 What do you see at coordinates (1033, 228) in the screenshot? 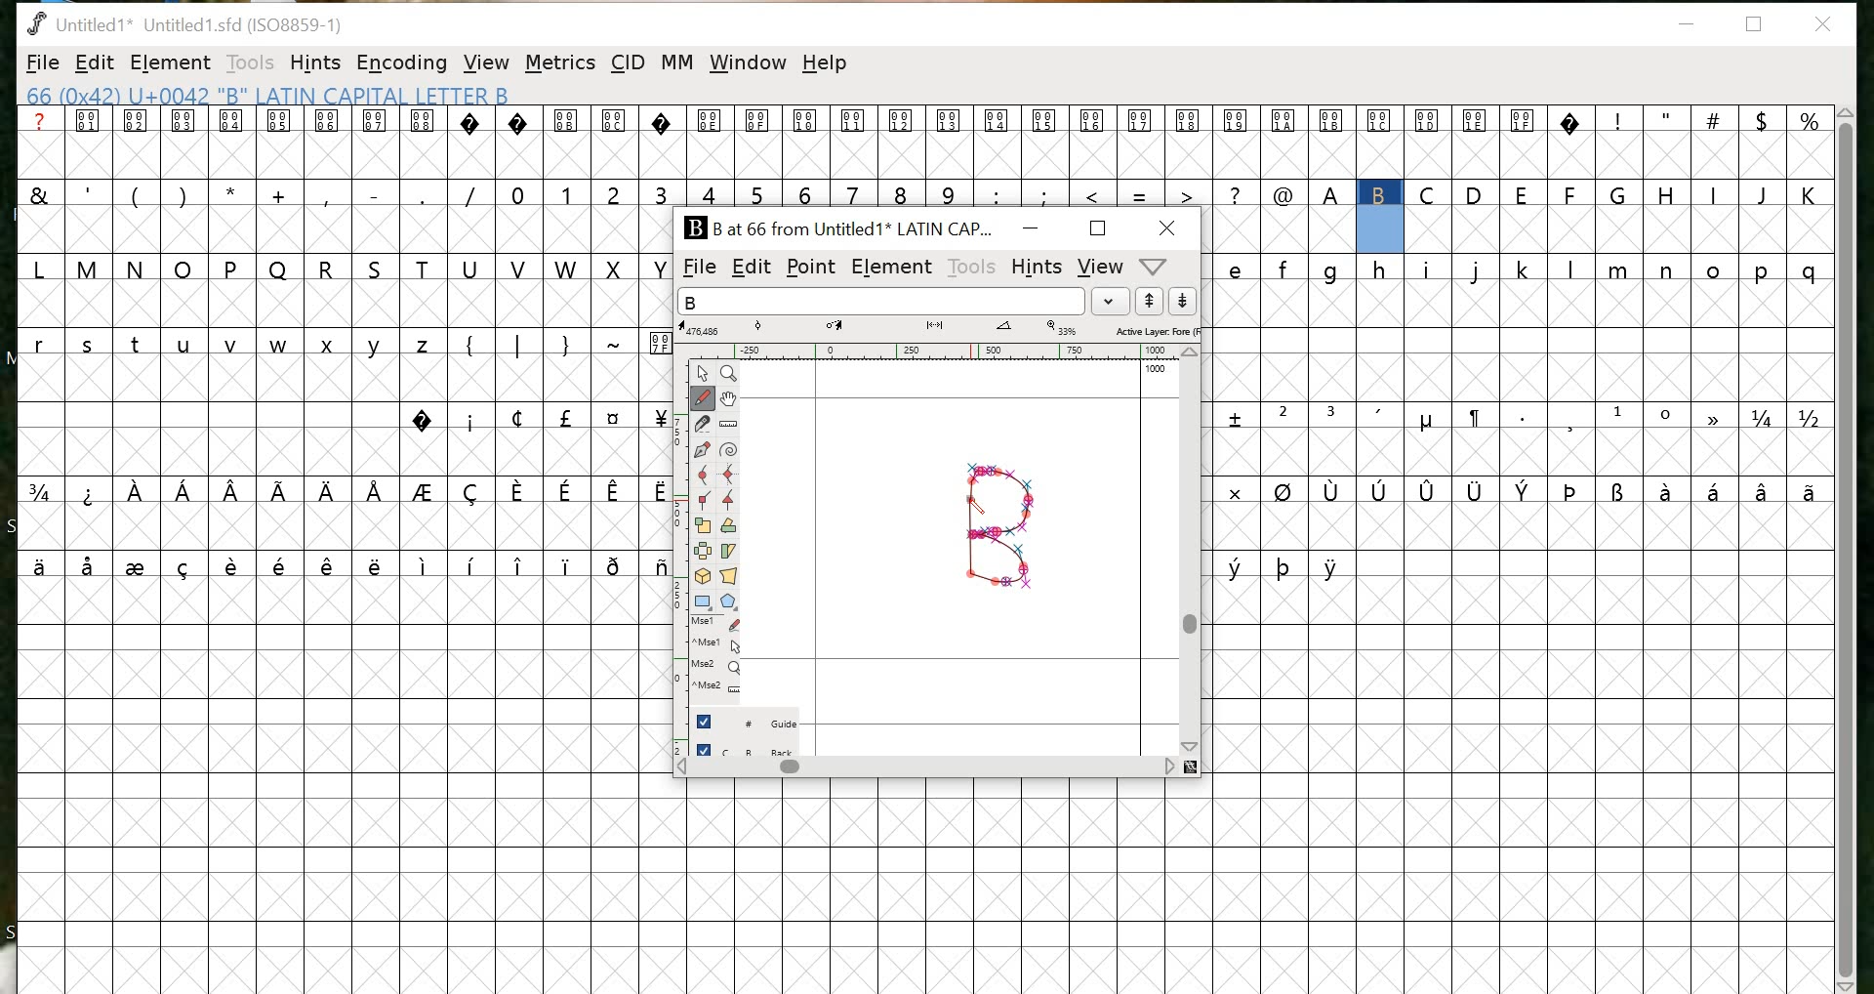
I see `MINIMIZE` at bounding box center [1033, 228].